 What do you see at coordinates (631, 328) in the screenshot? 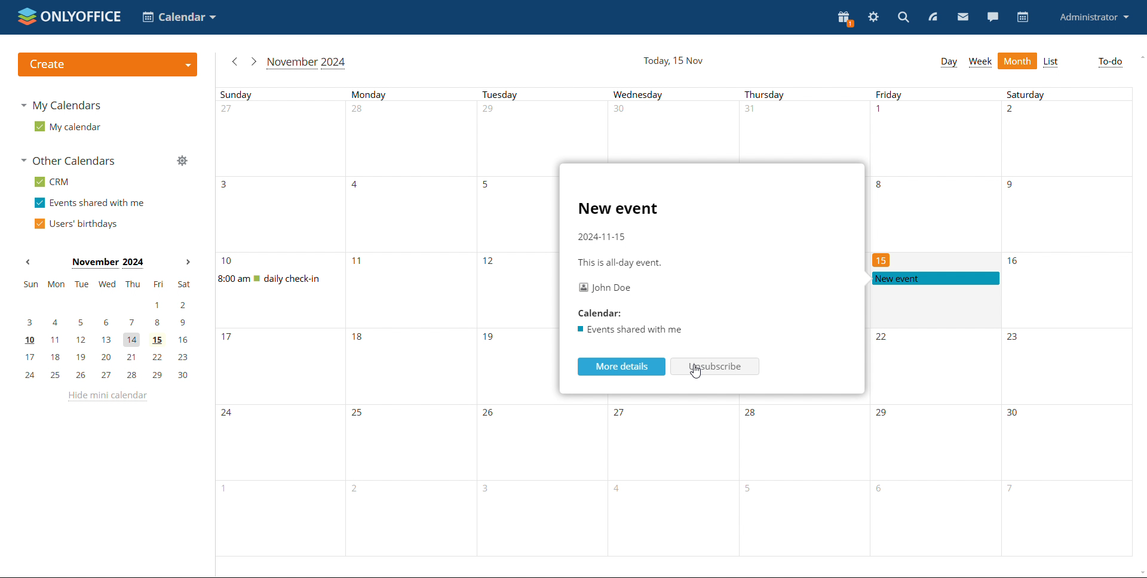
I see `calendar` at bounding box center [631, 328].